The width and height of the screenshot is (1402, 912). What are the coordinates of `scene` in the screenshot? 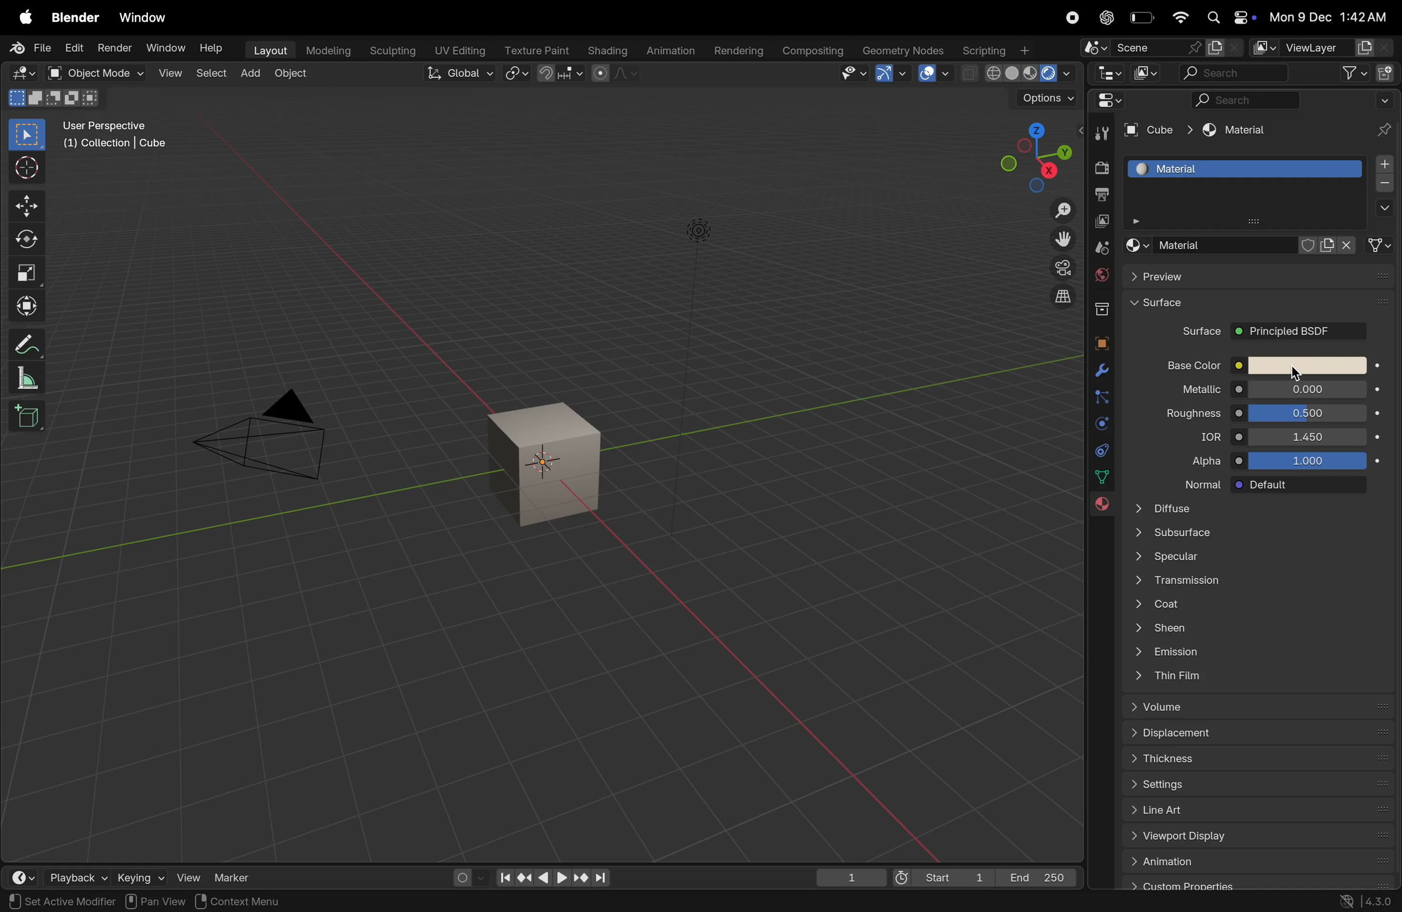 It's located at (1100, 247).